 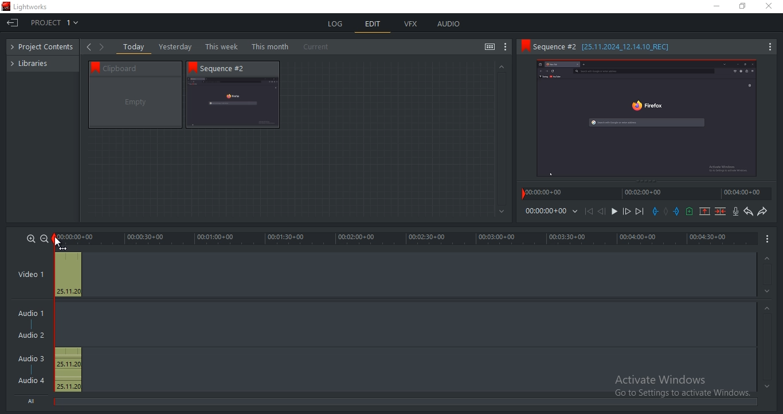 What do you see at coordinates (625, 212) in the screenshot?
I see `Nudge one frame forward` at bounding box center [625, 212].